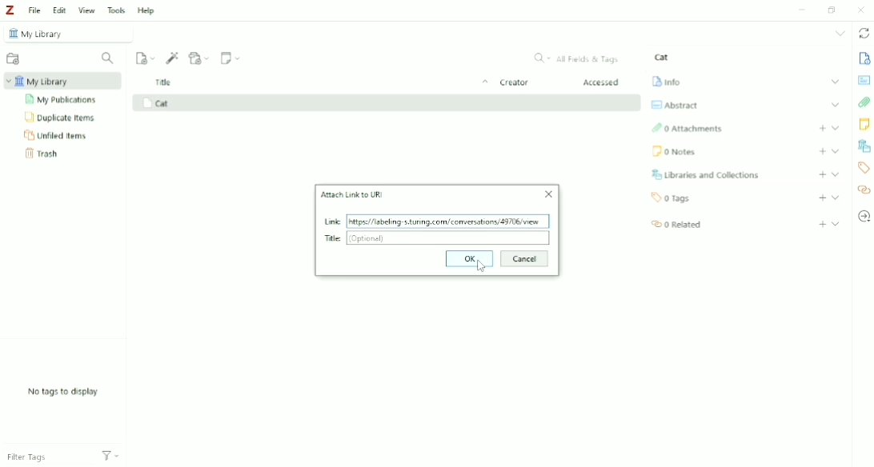  What do you see at coordinates (860, 10) in the screenshot?
I see `Close` at bounding box center [860, 10].